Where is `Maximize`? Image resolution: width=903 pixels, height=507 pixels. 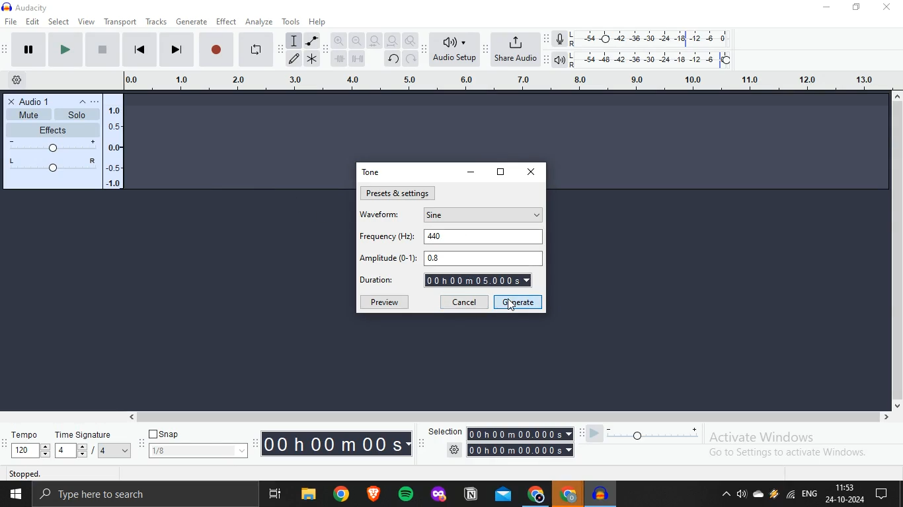
Maximize is located at coordinates (859, 9).